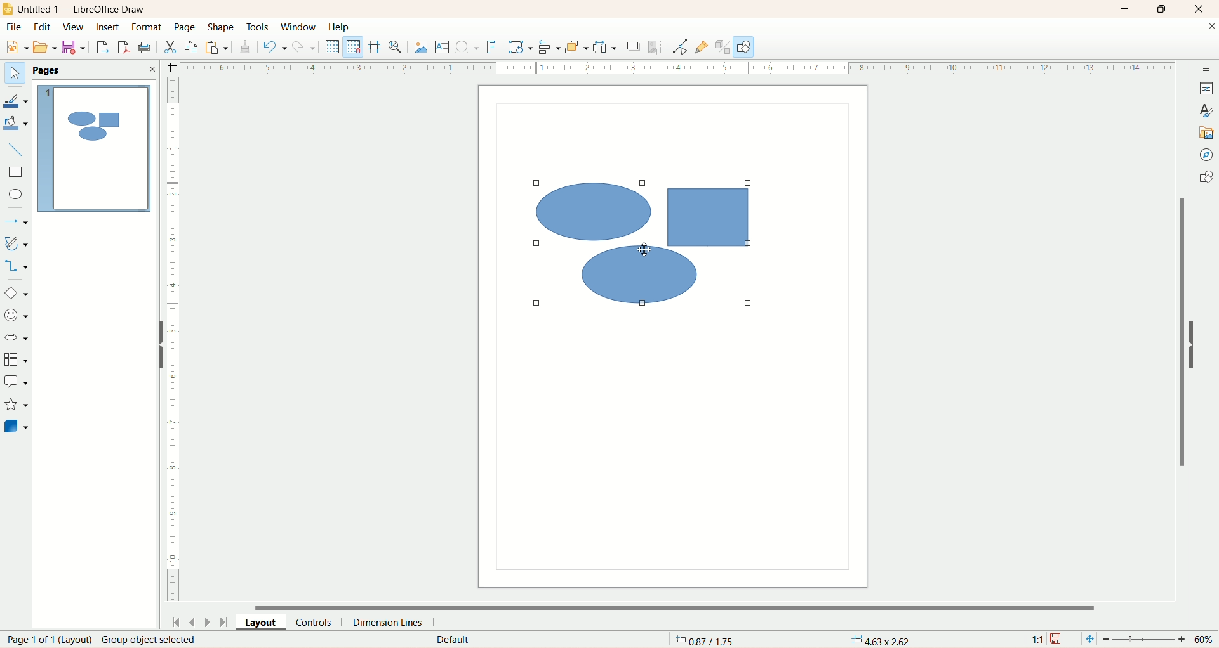 The height and width of the screenshot is (648, 1219). What do you see at coordinates (246, 47) in the screenshot?
I see `clone formatting` at bounding box center [246, 47].